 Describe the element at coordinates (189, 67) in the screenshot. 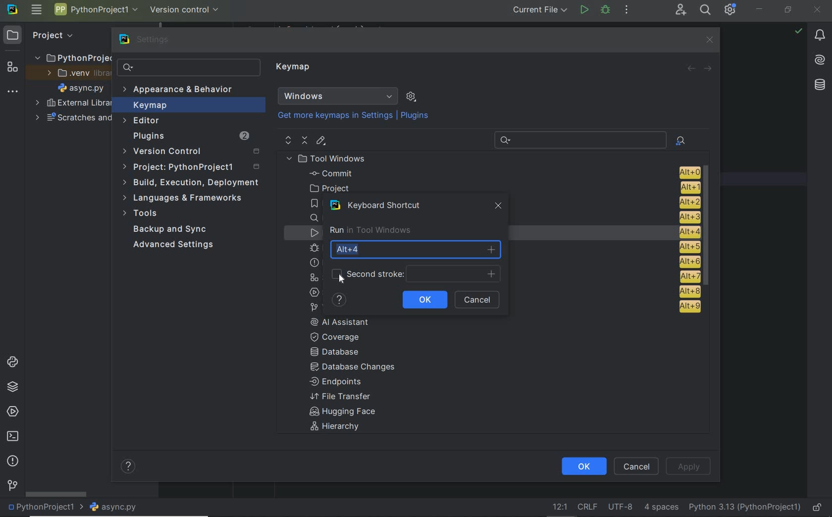

I see `search settings` at that location.